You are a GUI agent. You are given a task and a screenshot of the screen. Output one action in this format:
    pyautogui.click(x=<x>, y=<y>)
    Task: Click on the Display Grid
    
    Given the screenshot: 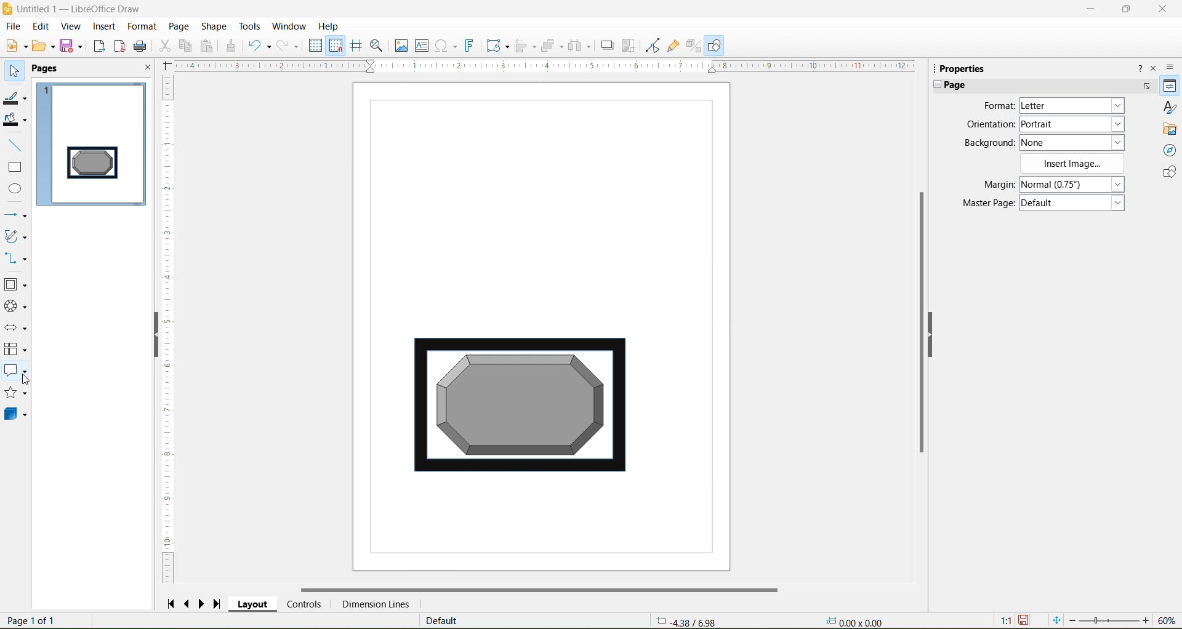 What is the action you would take?
    pyautogui.click(x=315, y=47)
    